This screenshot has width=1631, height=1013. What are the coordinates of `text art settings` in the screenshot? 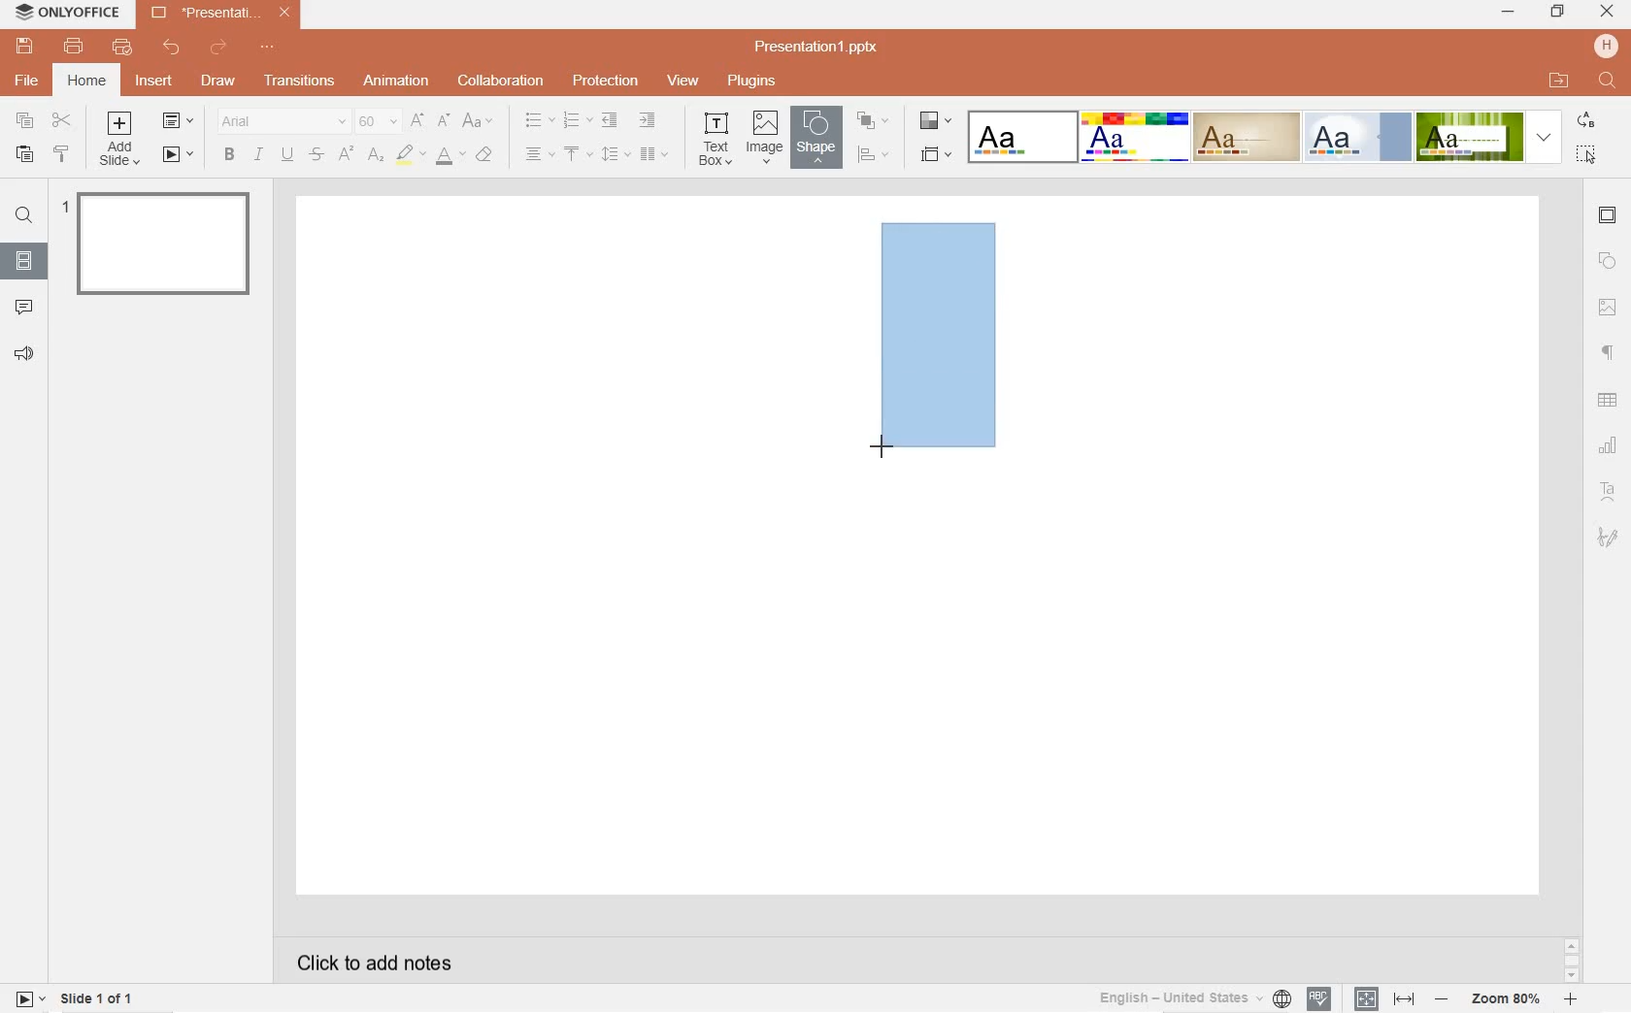 It's located at (1606, 489).